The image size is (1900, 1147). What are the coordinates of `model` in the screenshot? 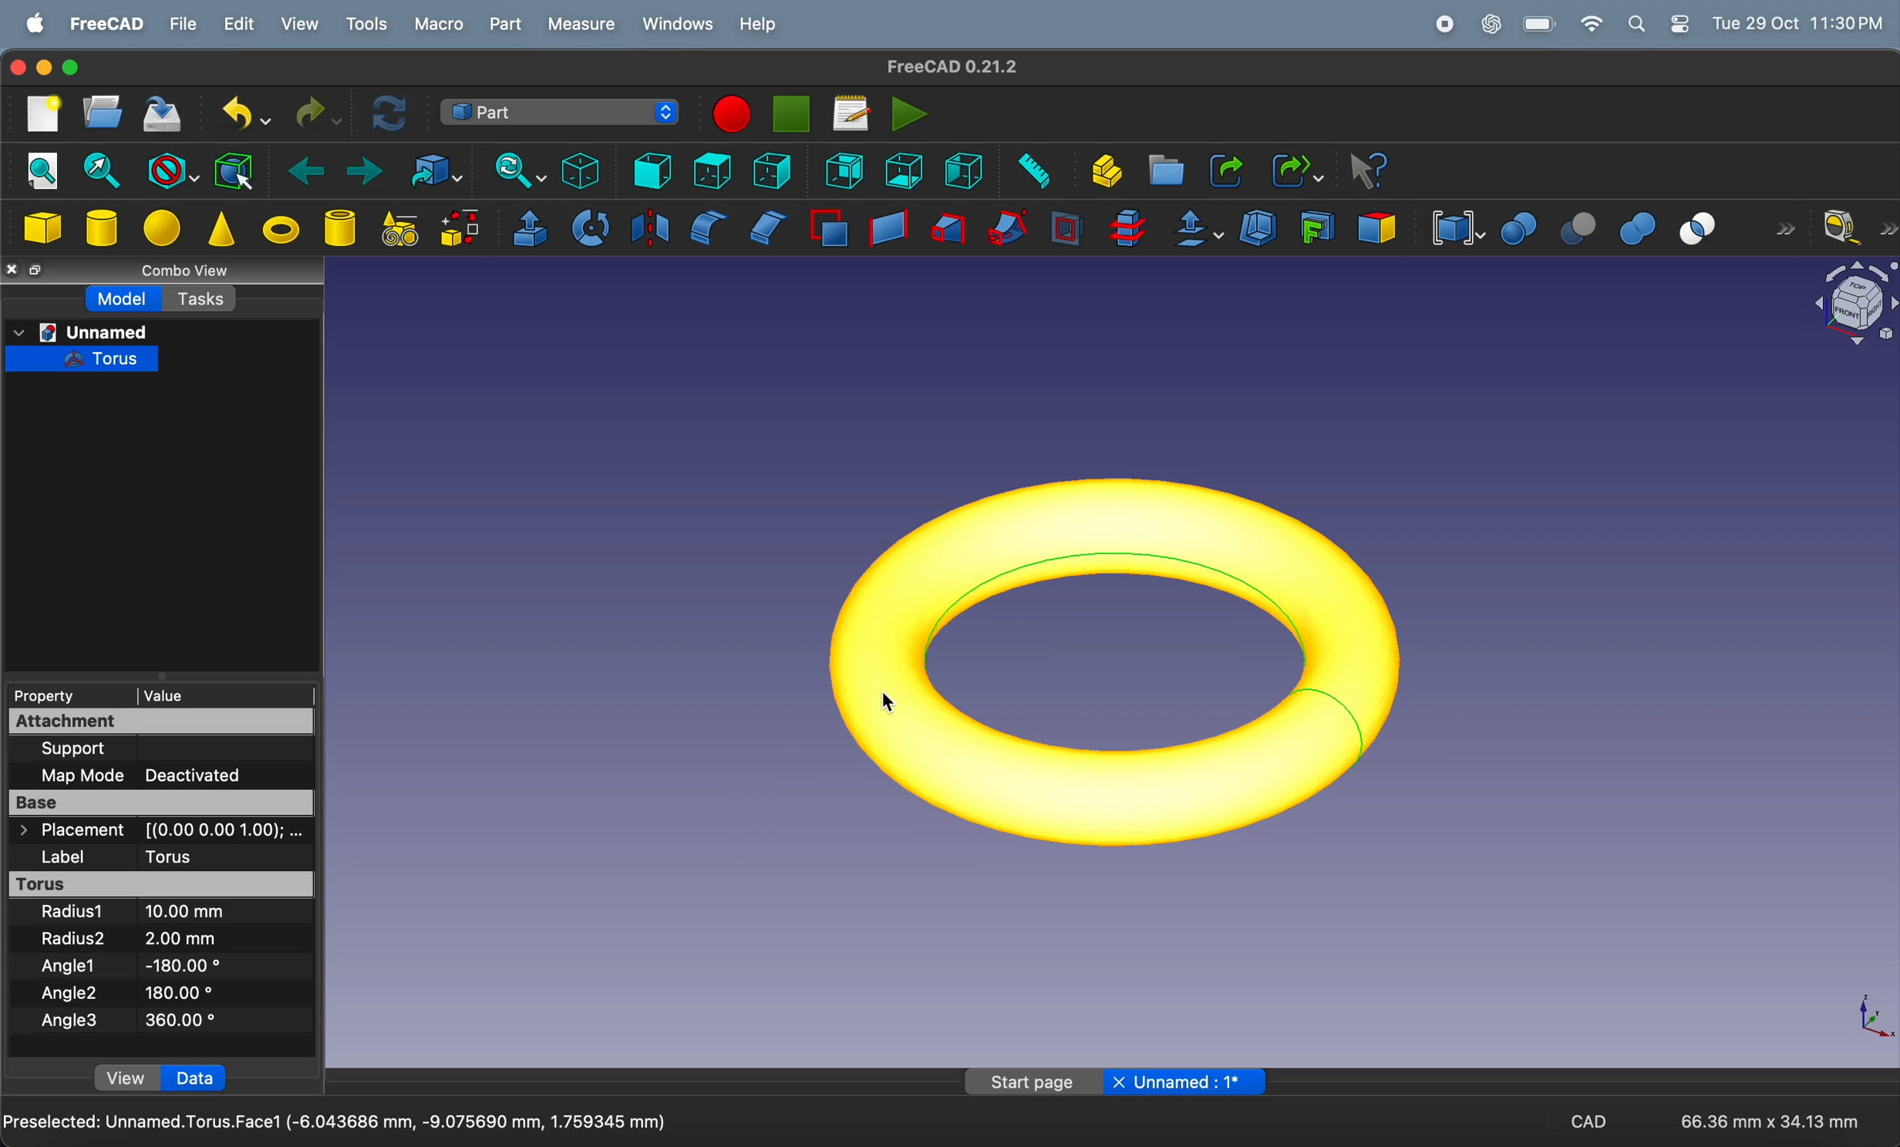 It's located at (125, 298).